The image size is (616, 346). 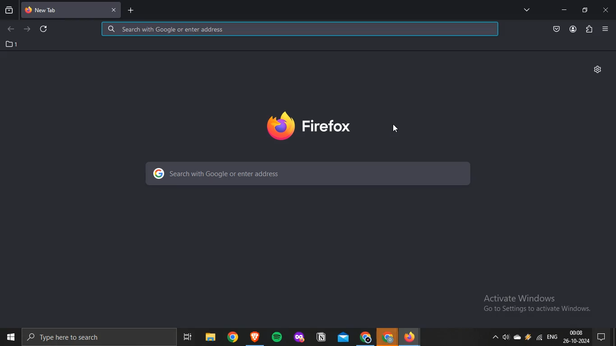 What do you see at coordinates (298, 335) in the screenshot?
I see `app icon` at bounding box center [298, 335].